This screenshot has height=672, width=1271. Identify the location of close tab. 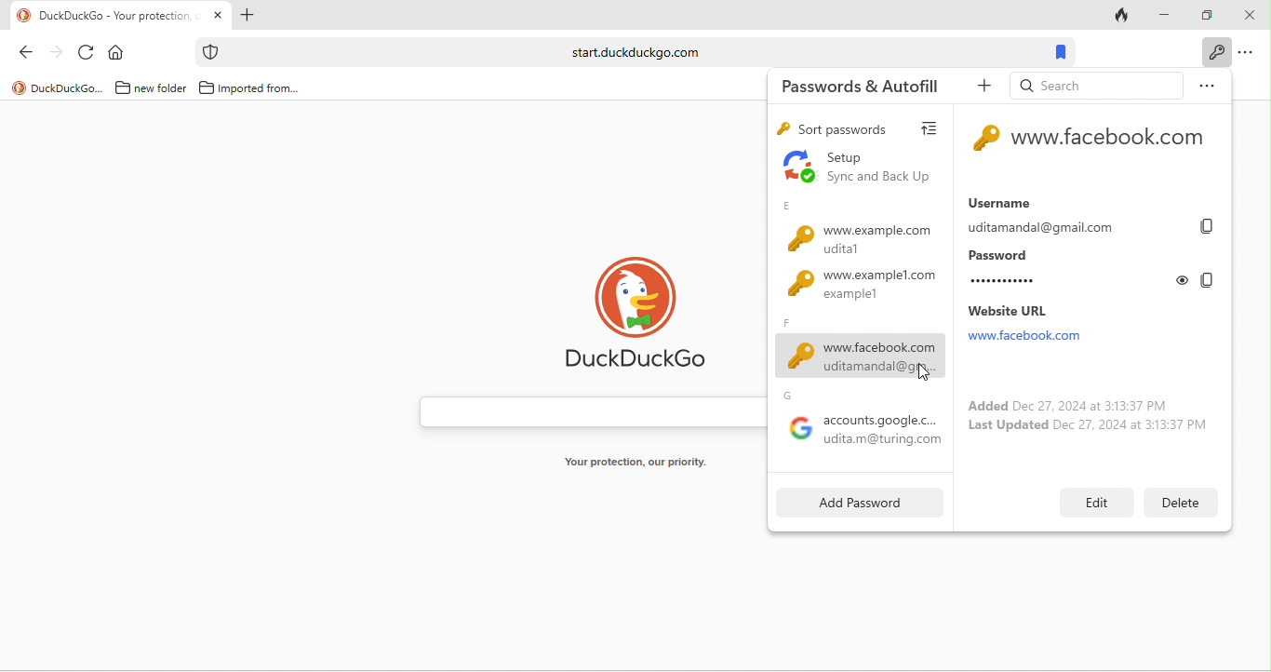
(219, 15).